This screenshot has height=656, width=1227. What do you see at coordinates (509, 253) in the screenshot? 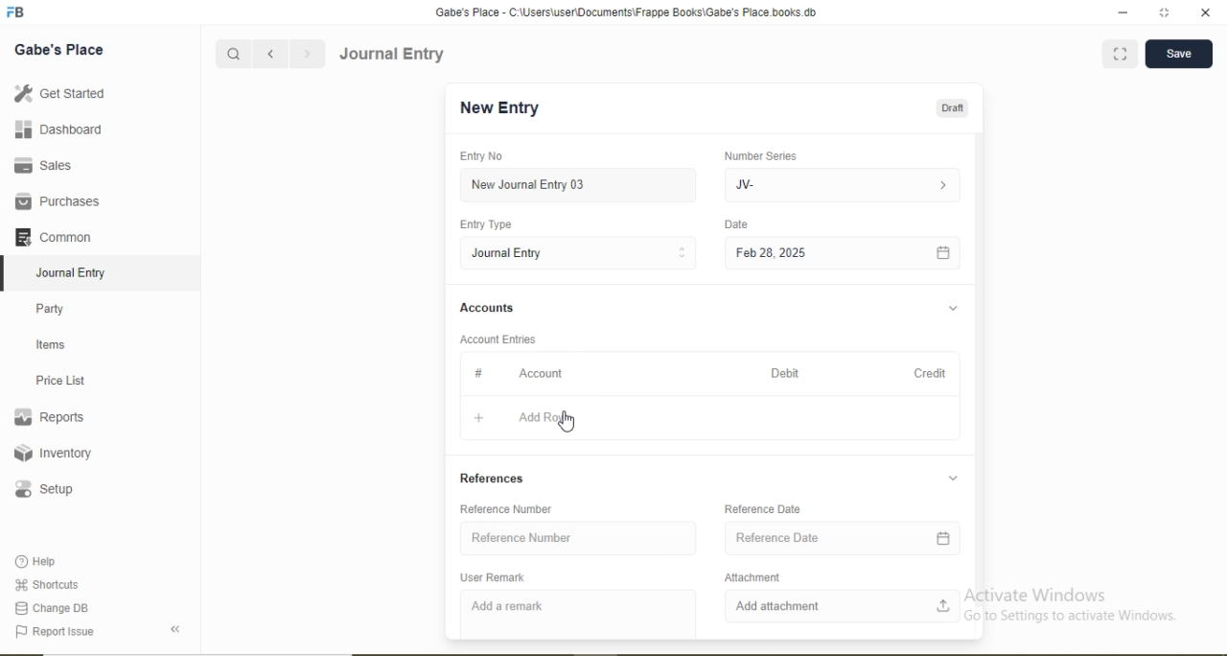
I see `Journal Entry` at bounding box center [509, 253].